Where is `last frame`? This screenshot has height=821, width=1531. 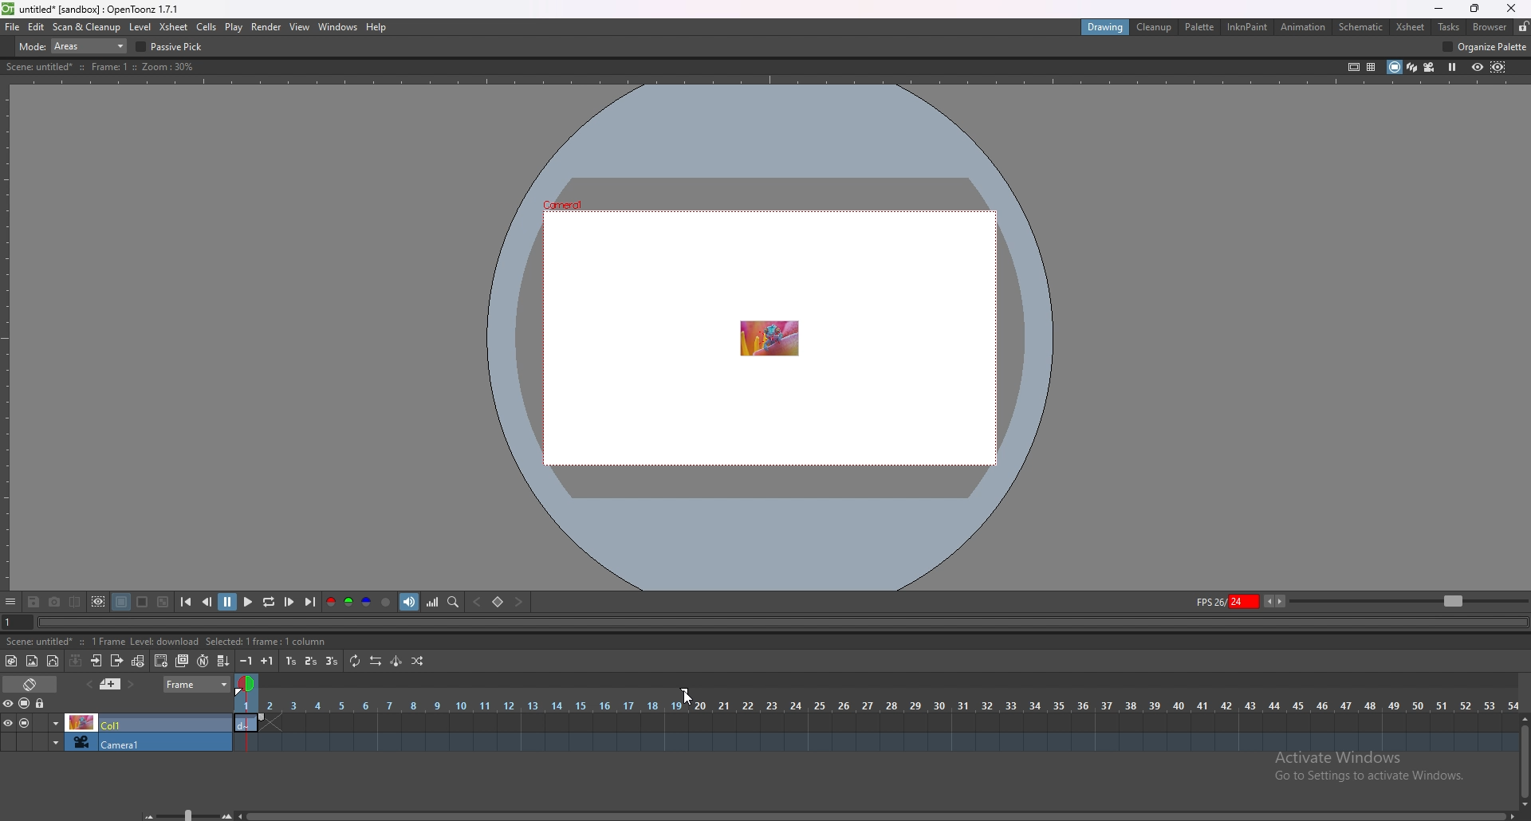
last frame is located at coordinates (309, 602).